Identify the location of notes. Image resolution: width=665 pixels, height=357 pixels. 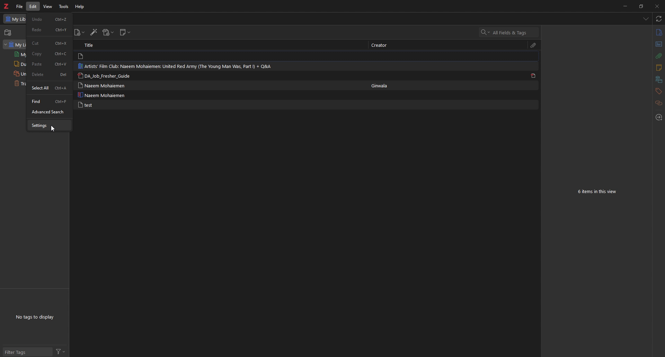
(658, 68).